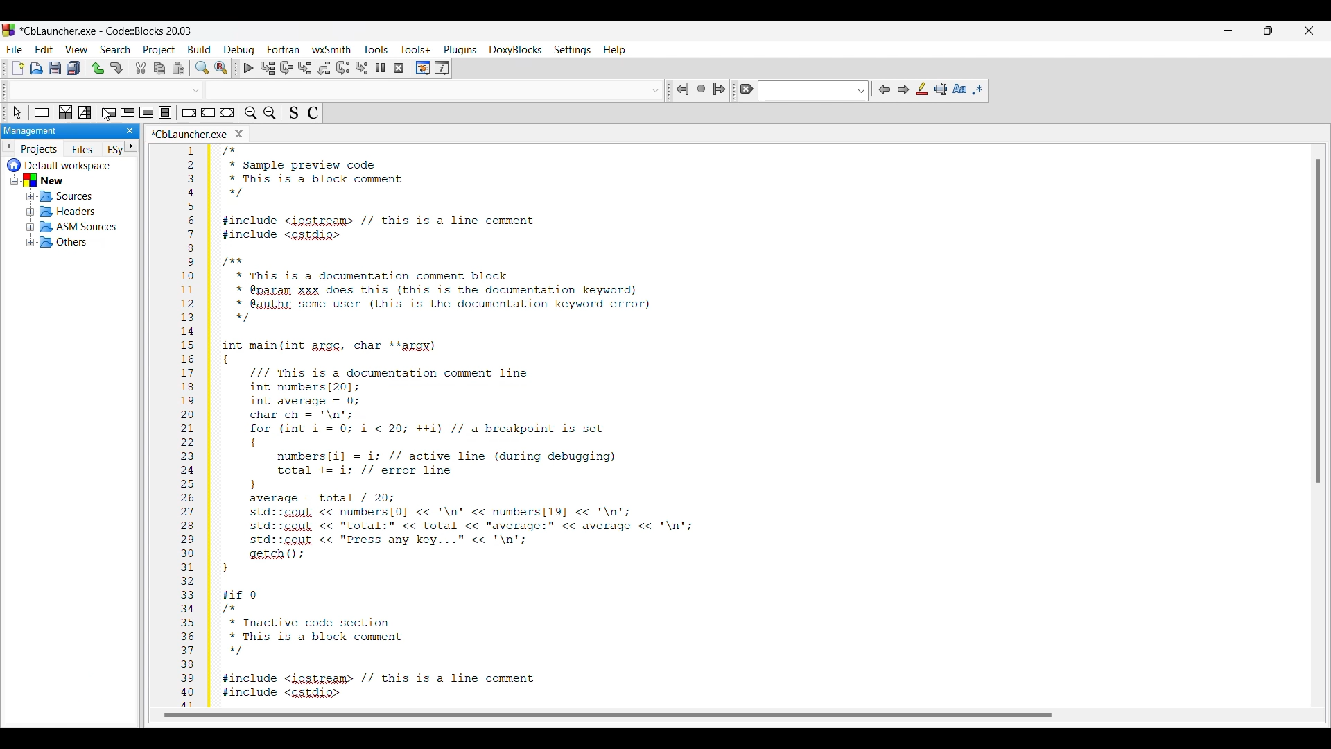  What do you see at coordinates (885, 89) in the screenshot?
I see `Previous` at bounding box center [885, 89].